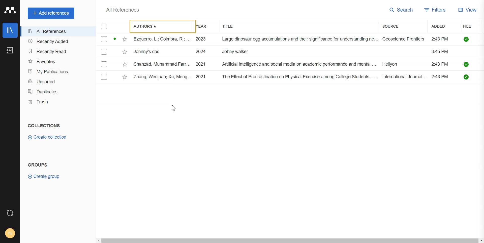  Describe the element at coordinates (439, 38) in the screenshot. I see `3:45 PM` at that location.